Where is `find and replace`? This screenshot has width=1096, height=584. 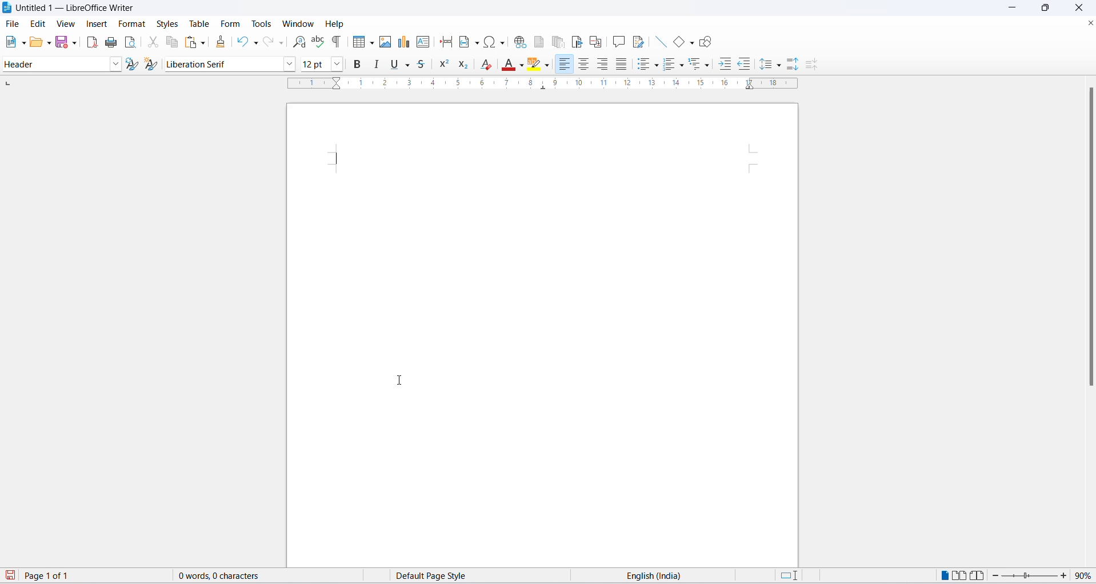 find and replace is located at coordinates (297, 42).